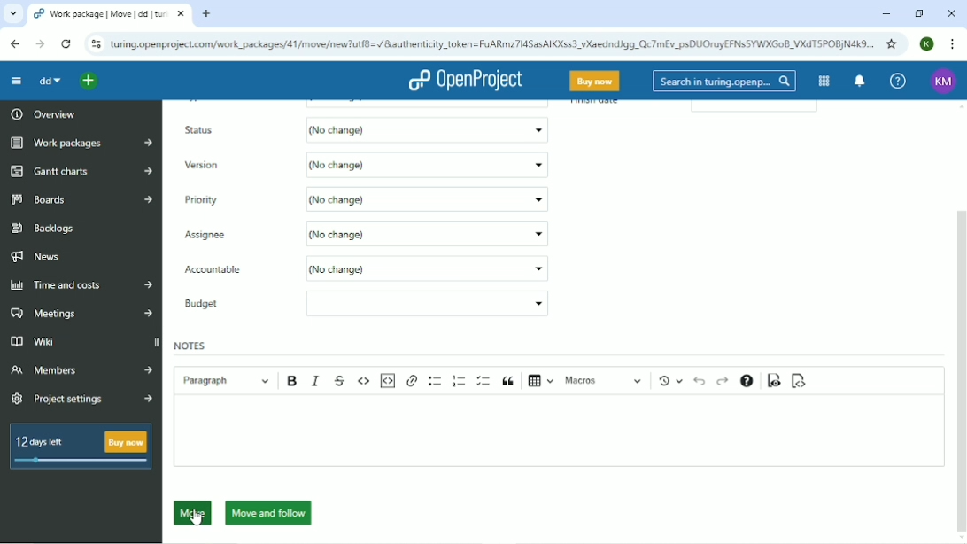 This screenshot has width=967, height=544. What do you see at coordinates (206, 13) in the screenshot?
I see `New tab` at bounding box center [206, 13].